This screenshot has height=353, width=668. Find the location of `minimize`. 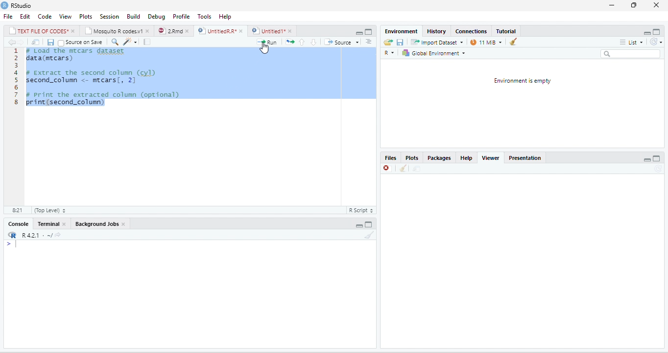

minimize is located at coordinates (648, 31).